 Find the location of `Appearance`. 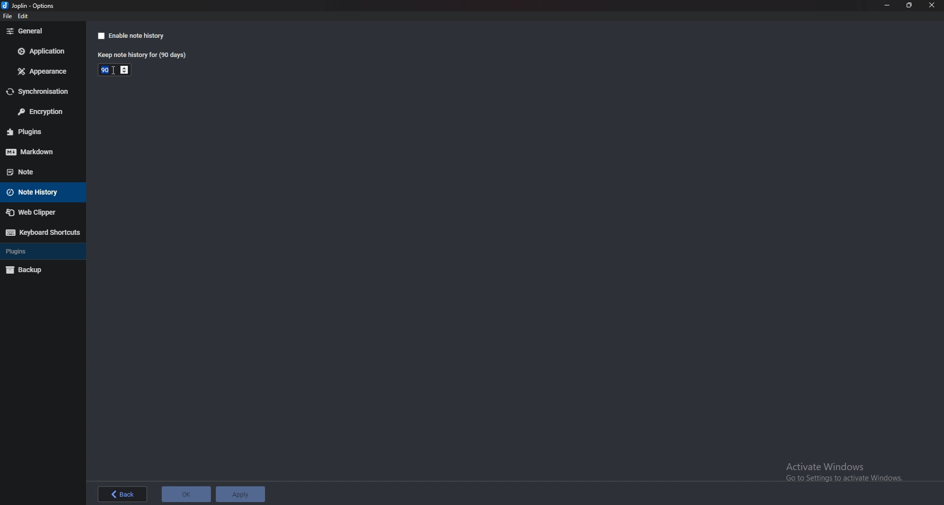

Appearance is located at coordinates (43, 72).